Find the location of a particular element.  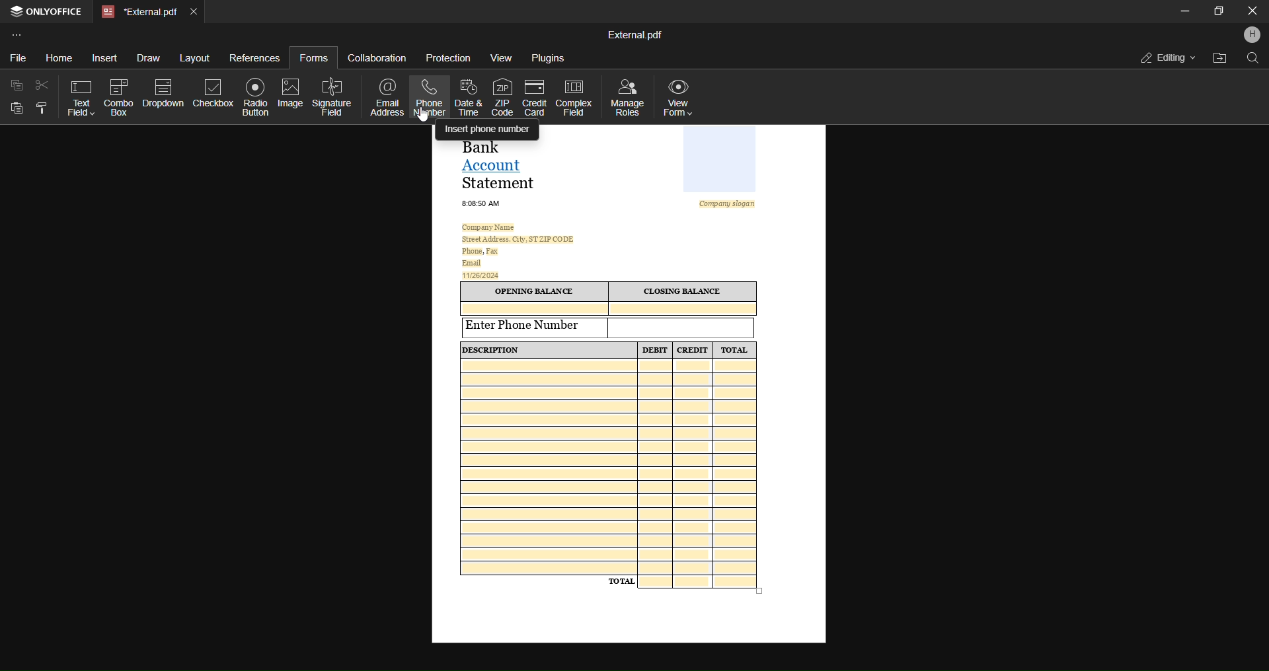

ONLYOFFICE application name is located at coordinates (46, 11).